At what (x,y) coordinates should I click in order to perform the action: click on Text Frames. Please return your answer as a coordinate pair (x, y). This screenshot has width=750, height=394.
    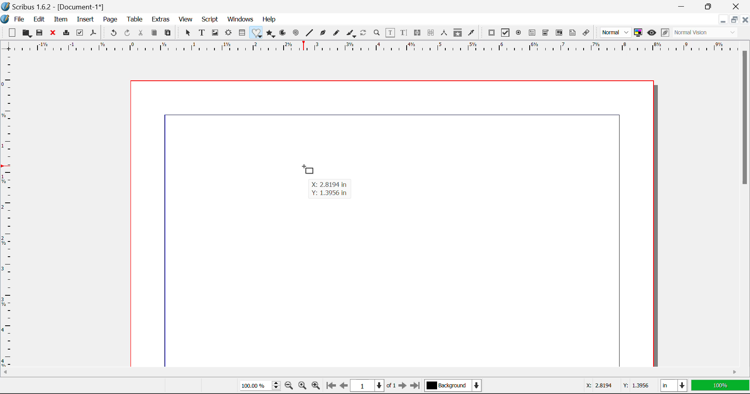
    Looking at the image, I should click on (202, 33).